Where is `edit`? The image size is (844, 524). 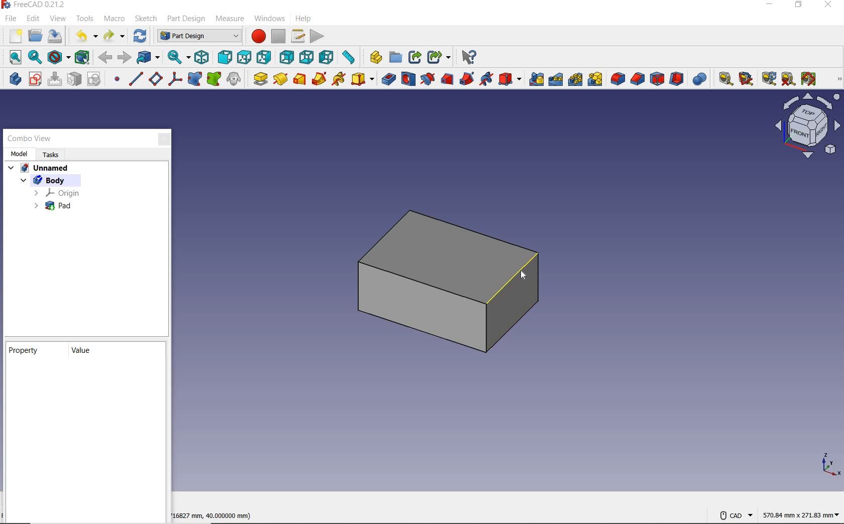
edit is located at coordinates (33, 19).